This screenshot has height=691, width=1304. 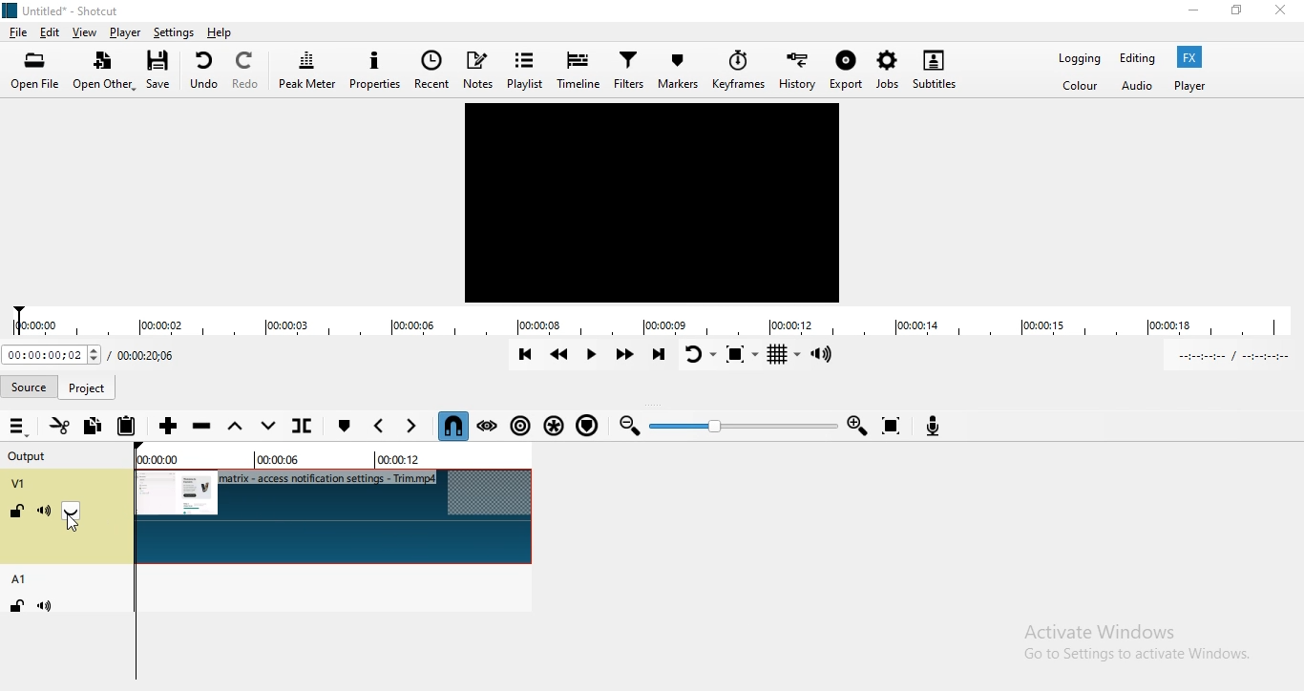 I want to click on Source , so click(x=89, y=385).